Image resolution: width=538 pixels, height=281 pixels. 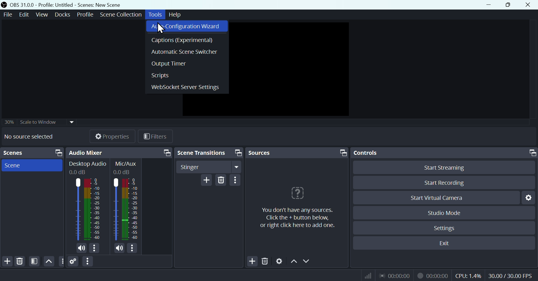 I want to click on close, so click(x=529, y=5).